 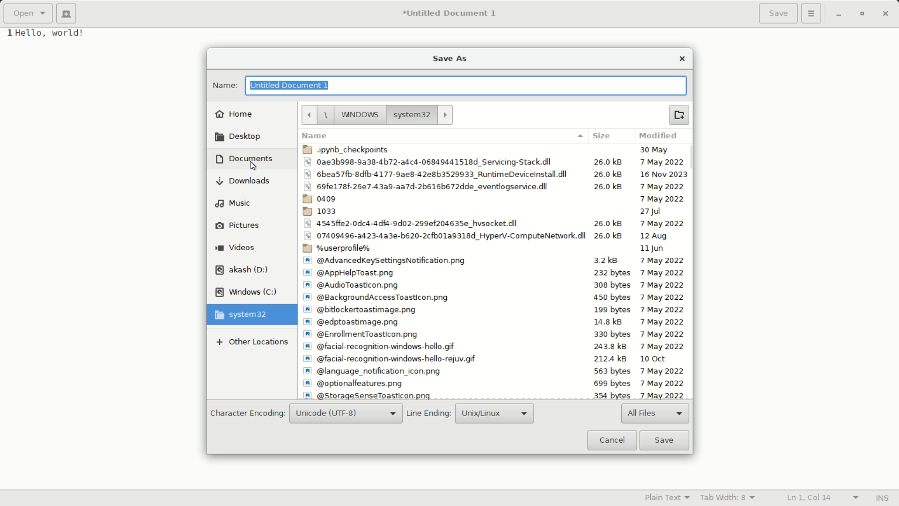 What do you see at coordinates (496, 162) in the screenshot?
I see `Oae3b998-9a38-4b72-a4c4-06849441518d_Servicing.Stack.dl` at bounding box center [496, 162].